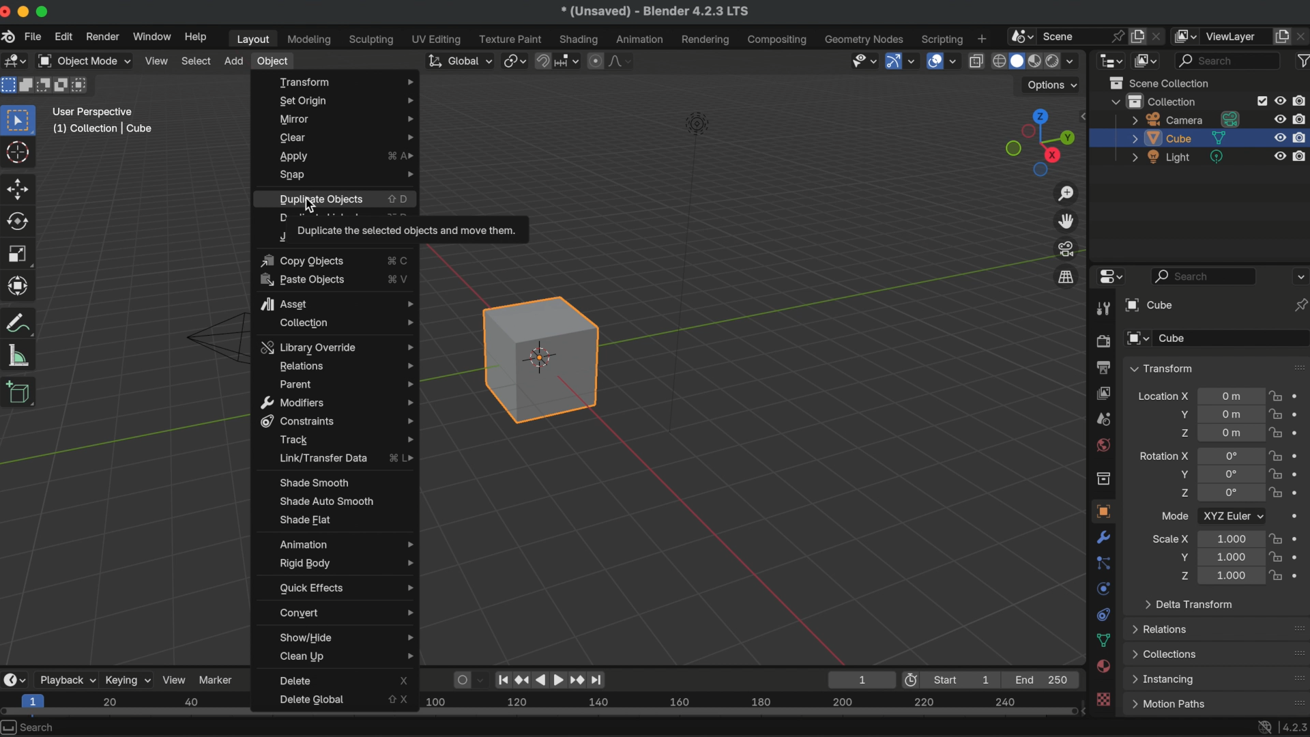 This screenshot has width=1310, height=737. Describe the element at coordinates (218, 678) in the screenshot. I see `marker` at that location.